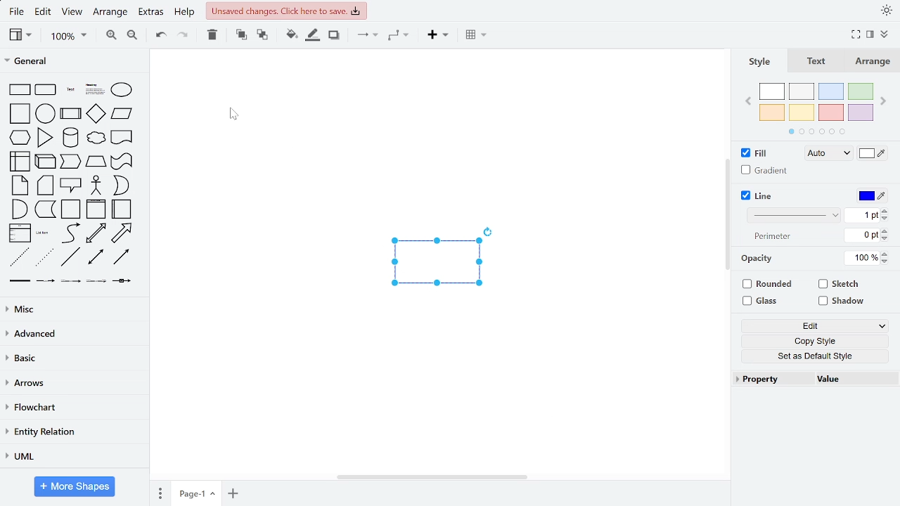 The image size is (900, 506). What do you see at coordinates (433, 477) in the screenshot?
I see `horizontal scrollbar` at bounding box center [433, 477].